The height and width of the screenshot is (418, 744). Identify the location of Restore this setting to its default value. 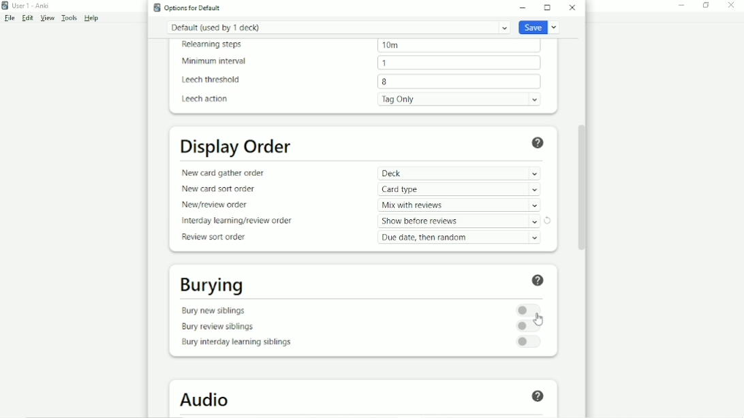
(548, 221).